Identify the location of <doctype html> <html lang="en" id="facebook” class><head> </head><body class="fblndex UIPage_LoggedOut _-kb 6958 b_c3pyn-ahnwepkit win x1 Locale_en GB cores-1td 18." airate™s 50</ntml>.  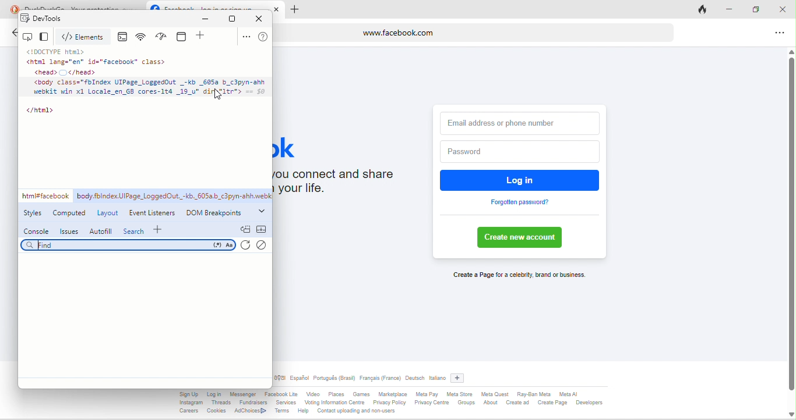
(146, 84).